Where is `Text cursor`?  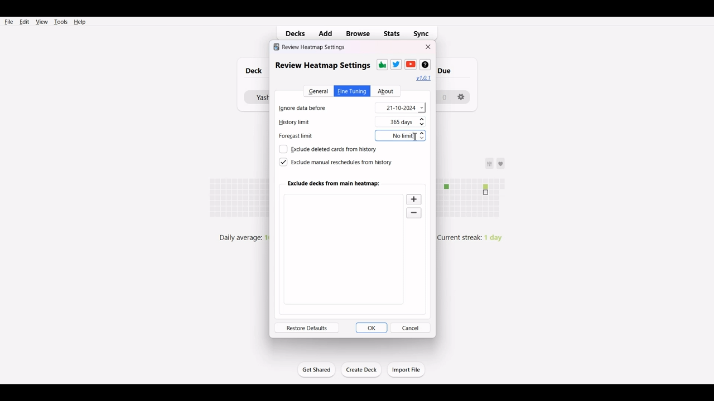
Text cursor is located at coordinates (416, 136).